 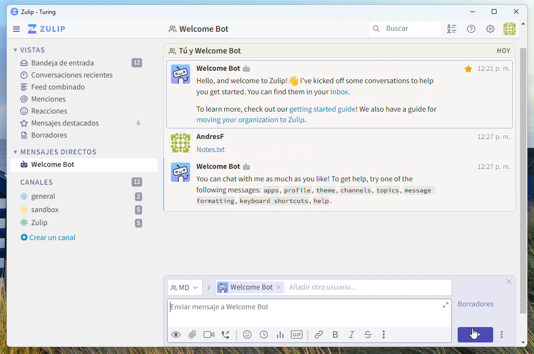 What do you see at coordinates (67, 74) in the screenshot?
I see `Recent conversations` at bounding box center [67, 74].